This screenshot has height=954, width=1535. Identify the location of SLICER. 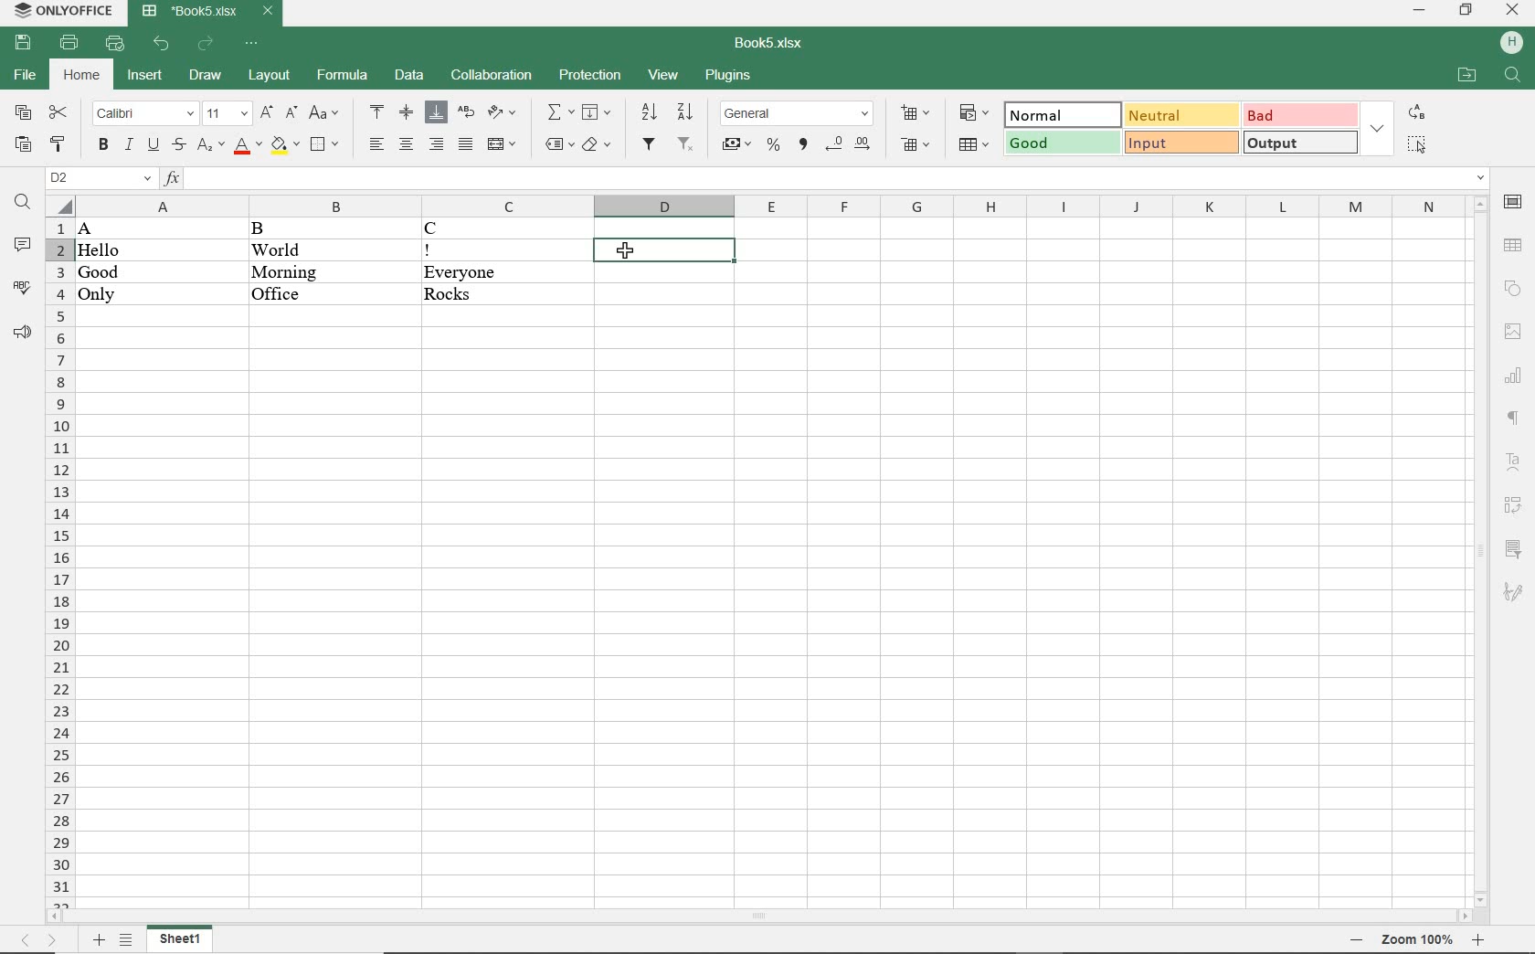
(1513, 548).